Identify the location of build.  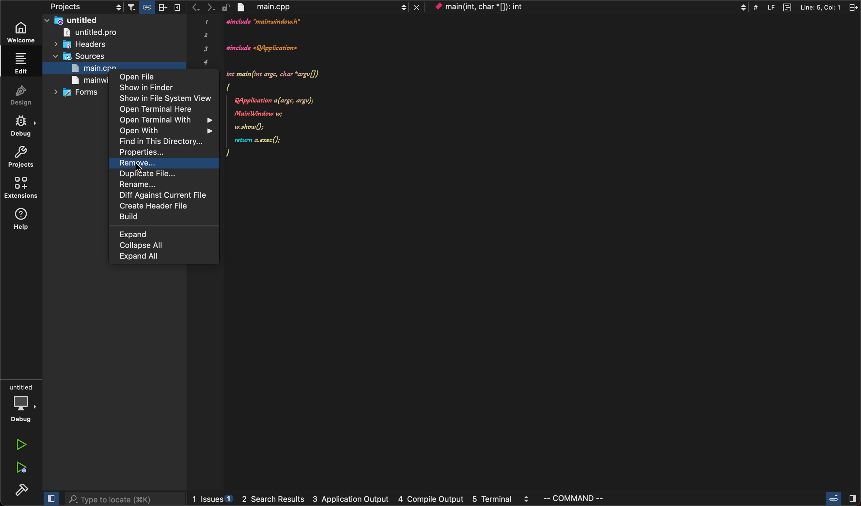
(20, 491).